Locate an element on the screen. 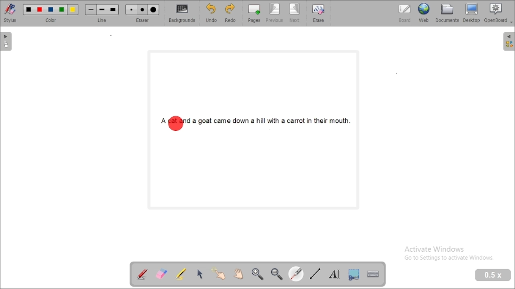  zoom in is located at coordinates (258, 275).